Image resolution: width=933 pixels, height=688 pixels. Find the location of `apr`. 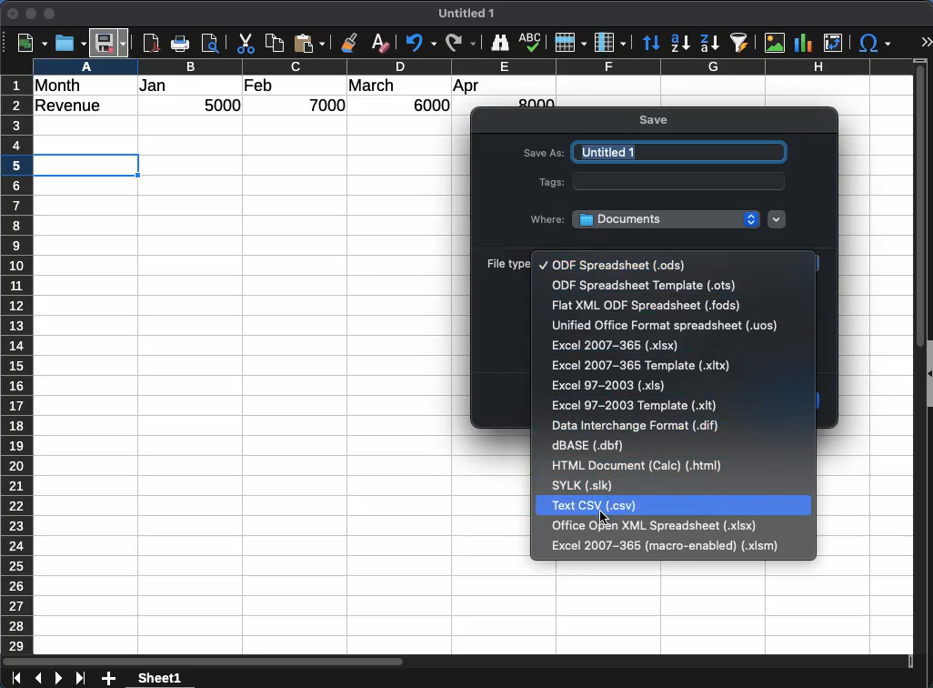

apr is located at coordinates (467, 87).